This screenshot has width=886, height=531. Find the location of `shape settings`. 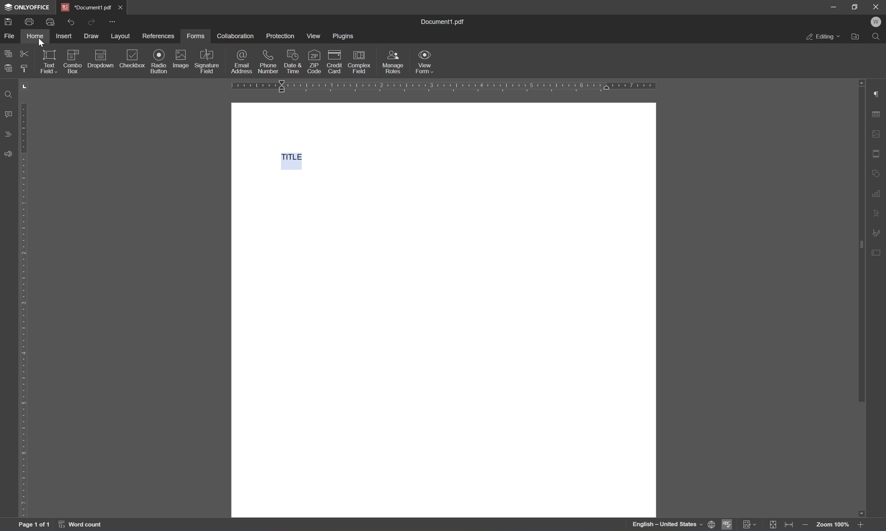

shape settings is located at coordinates (878, 173).